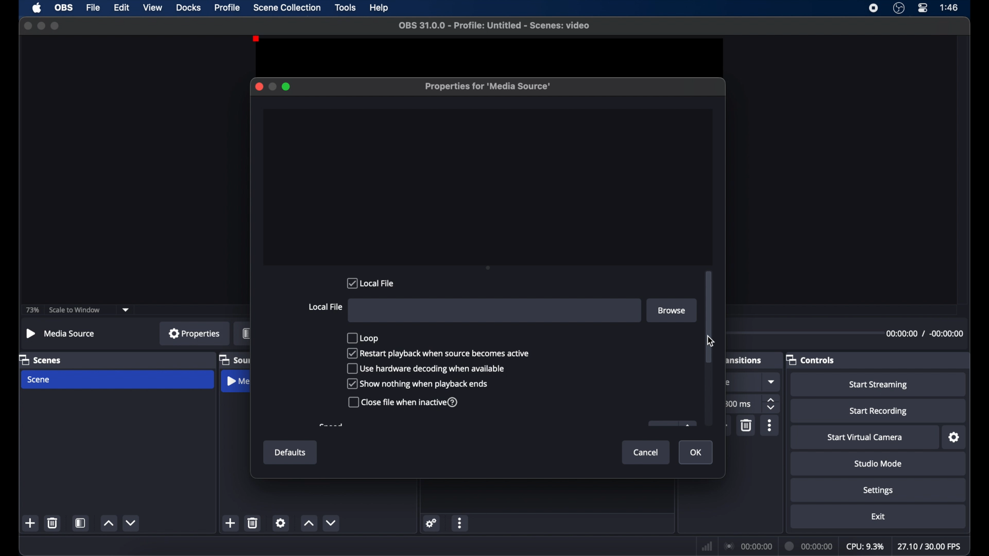 Image resolution: width=989 pixels, height=556 pixels. What do you see at coordinates (772, 381) in the screenshot?
I see `dropdown` at bounding box center [772, 381].